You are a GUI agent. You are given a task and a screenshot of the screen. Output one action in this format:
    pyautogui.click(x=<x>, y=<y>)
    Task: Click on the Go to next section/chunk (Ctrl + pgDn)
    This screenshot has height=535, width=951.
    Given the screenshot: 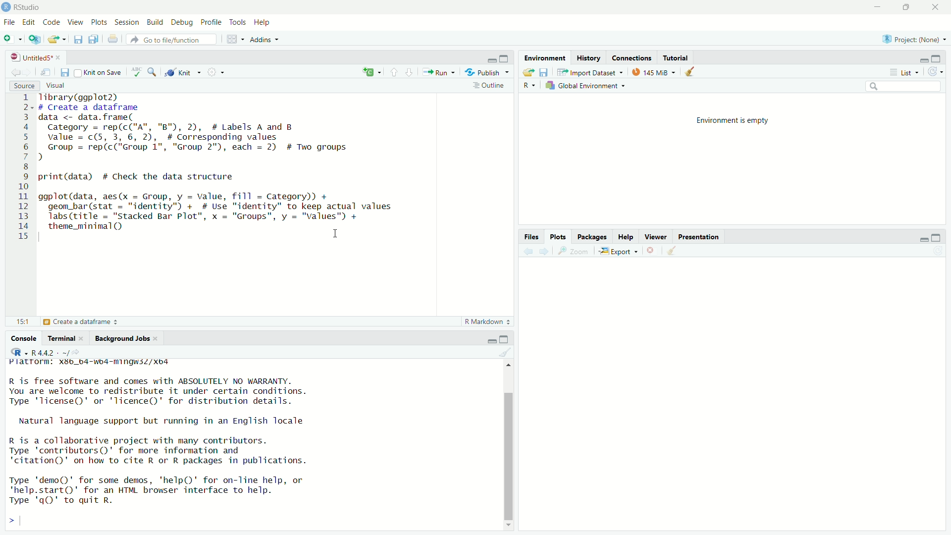 What is the action you would take?
    pyautogui.click(x=408, y=71)
    